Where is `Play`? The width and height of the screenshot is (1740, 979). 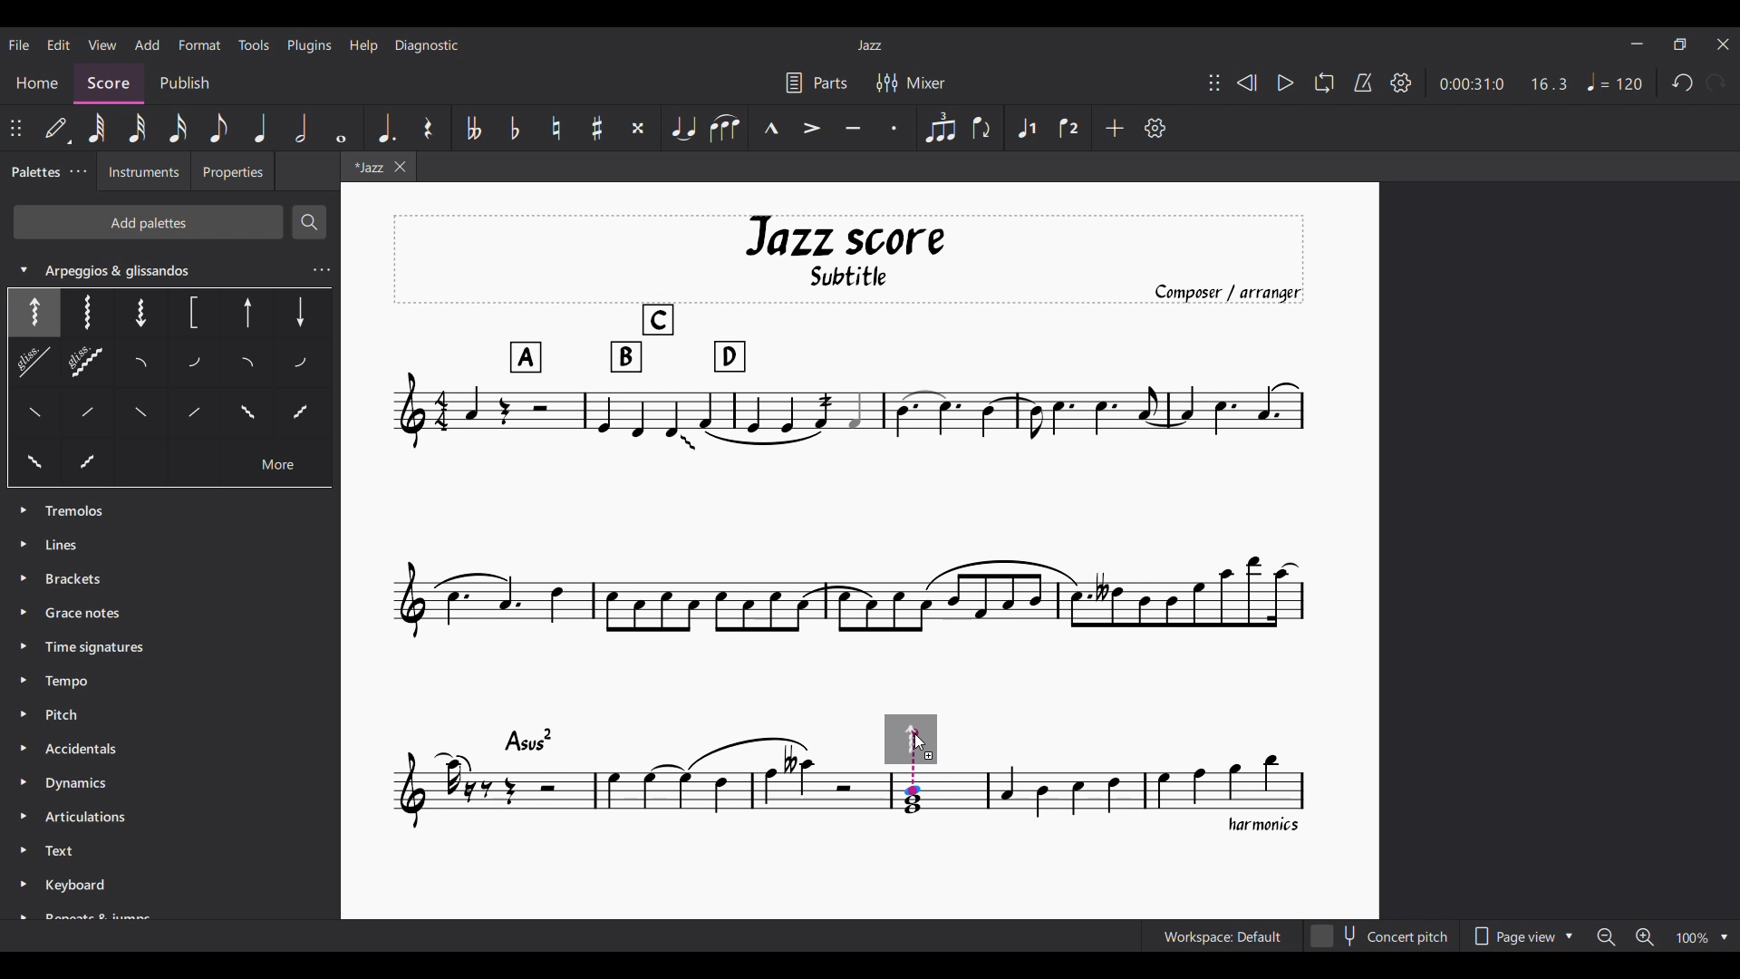
Play is located at coordinates (1286, 82).